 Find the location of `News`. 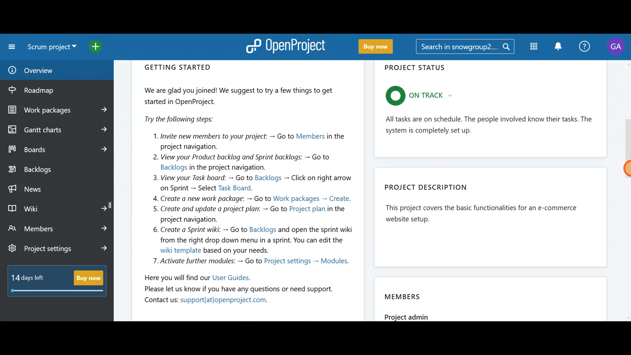

News is located at coordinates (57, 187).